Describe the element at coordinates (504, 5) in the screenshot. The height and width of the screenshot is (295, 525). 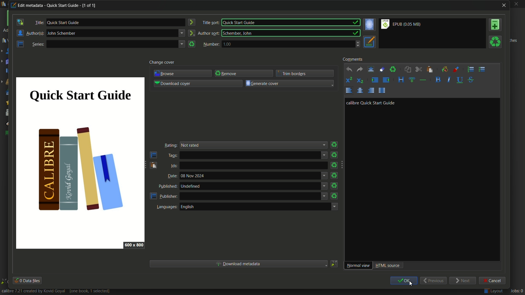
I see `close window` at that location.